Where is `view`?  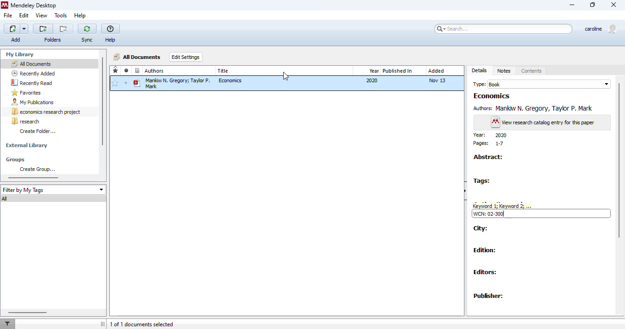 view is located at coordinates (42, 16).